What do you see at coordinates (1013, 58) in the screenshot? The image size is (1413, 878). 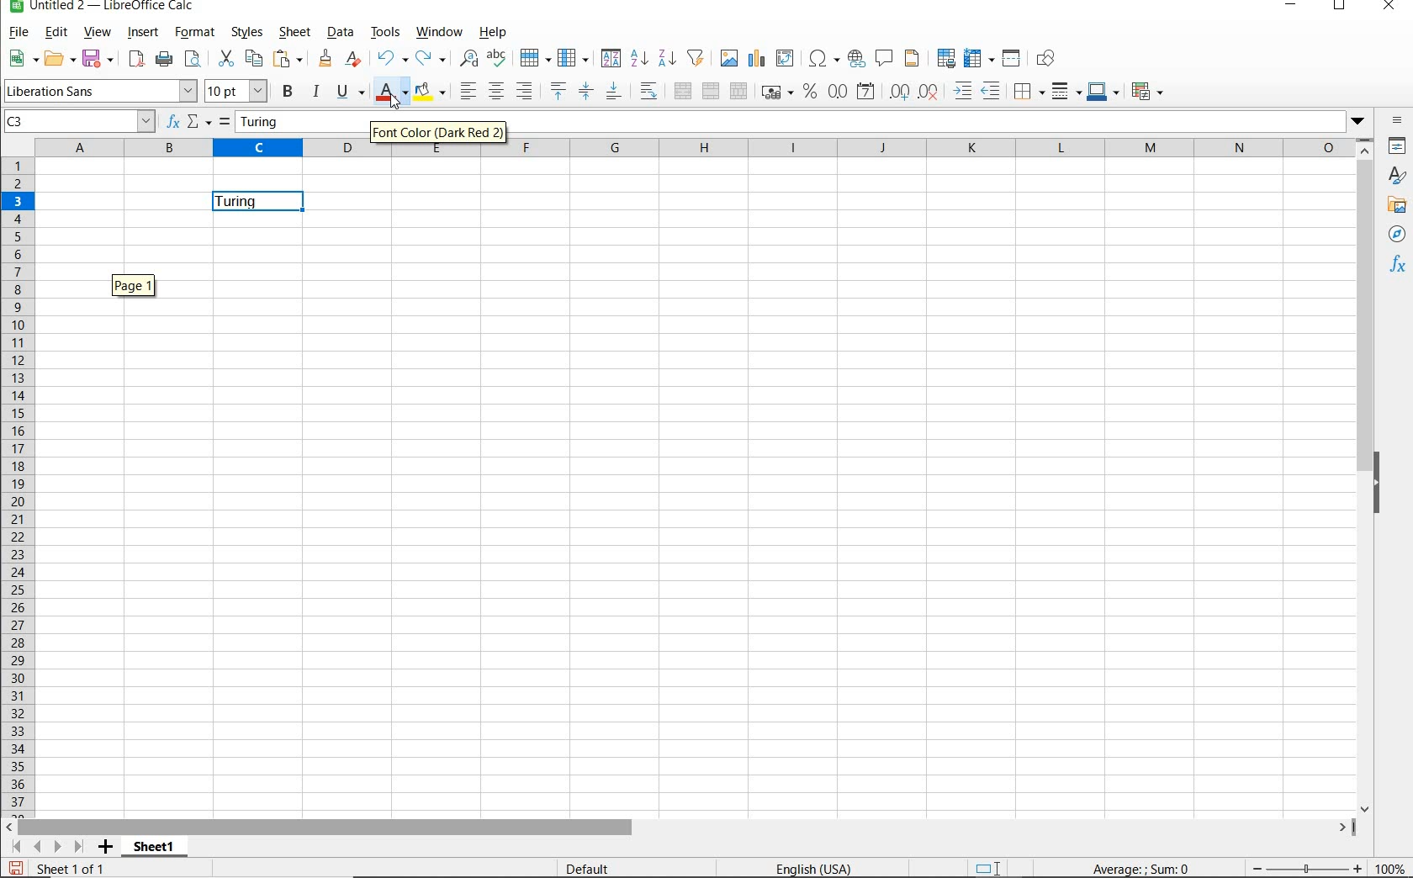 I see `SPLIT WINDOW` at bounding box center [1013, 58].